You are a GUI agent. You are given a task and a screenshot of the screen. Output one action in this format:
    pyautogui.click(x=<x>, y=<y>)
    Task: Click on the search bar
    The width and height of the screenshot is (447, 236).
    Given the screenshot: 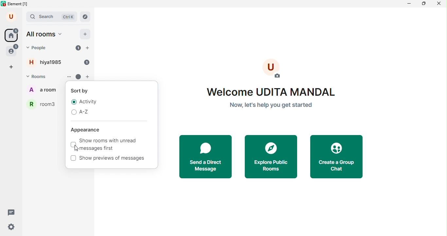 What is the action you would take?
    pyautogui.click(x=53, y=17)
    